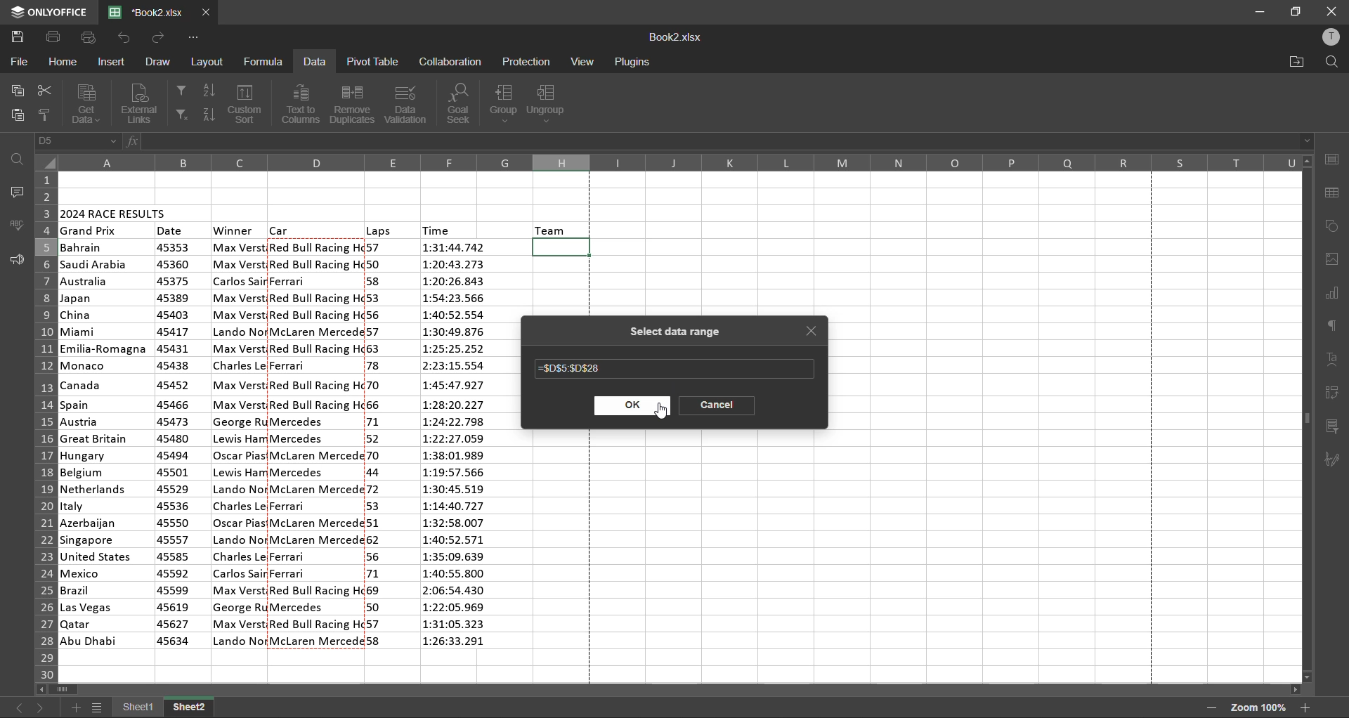  Describe the element at coordinates (1297, 62) in the screenshot. I see `open location` at that location.